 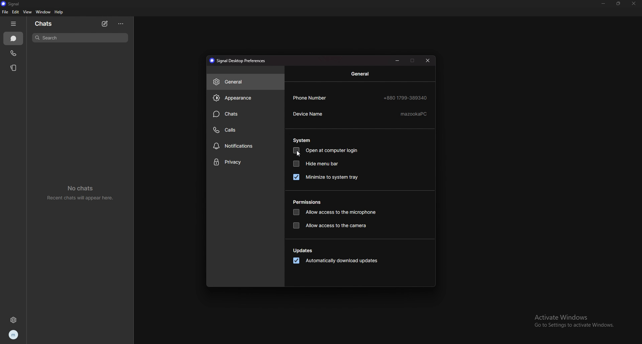 I want to click on profile, so click(x=13, y=335).